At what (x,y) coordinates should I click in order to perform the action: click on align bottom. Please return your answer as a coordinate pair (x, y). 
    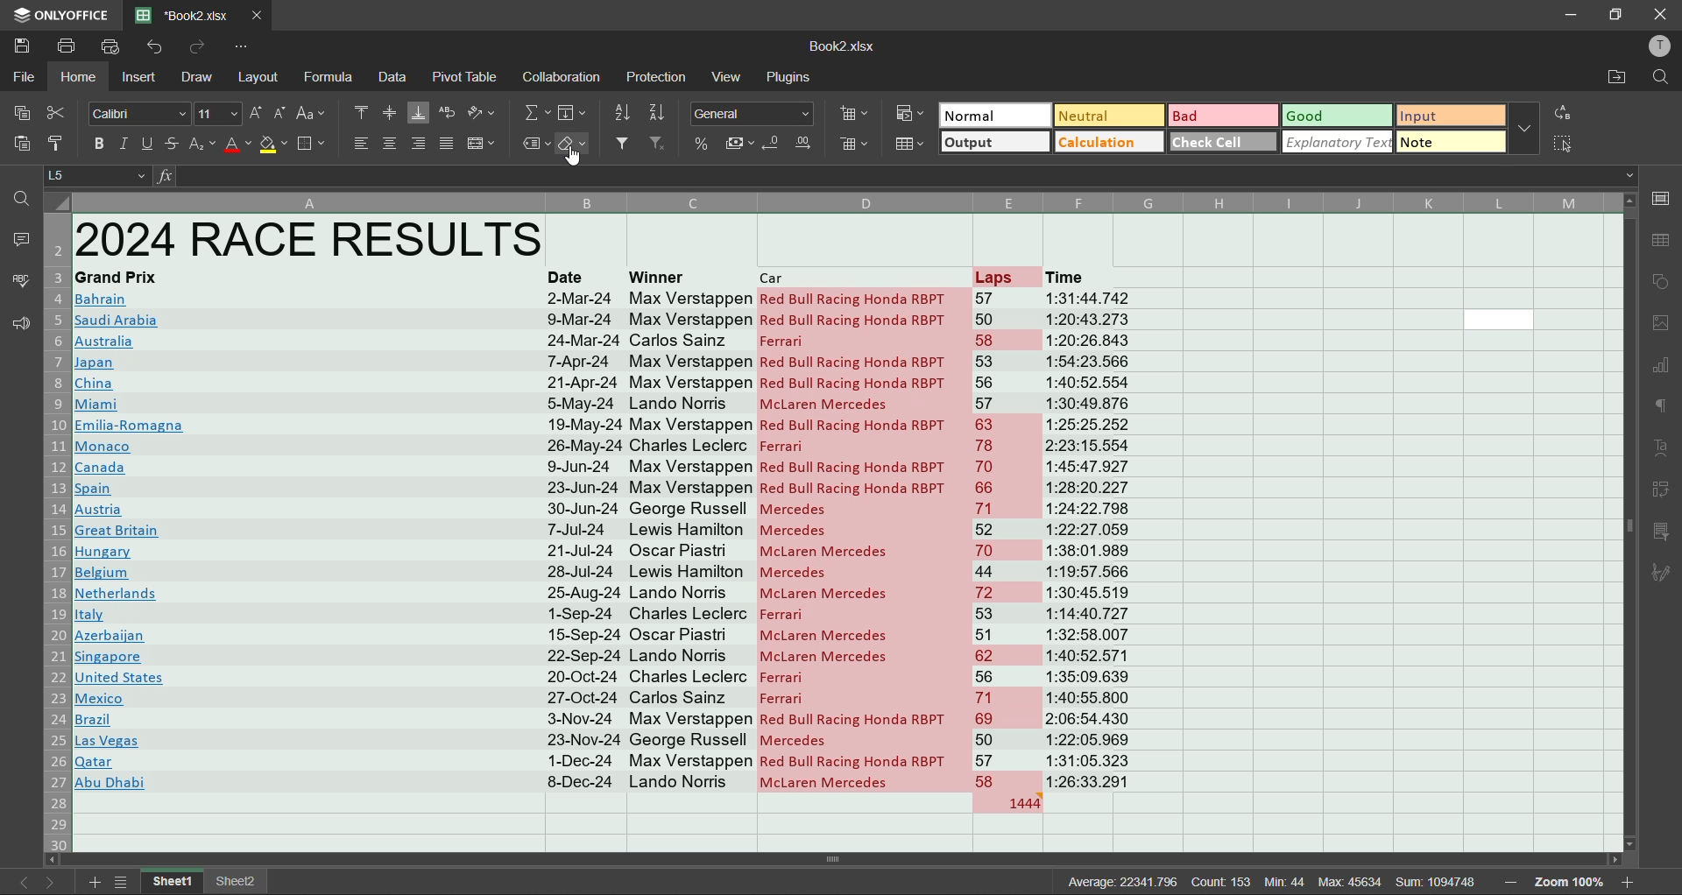
    Looking at the image, I should click on (417, 113).